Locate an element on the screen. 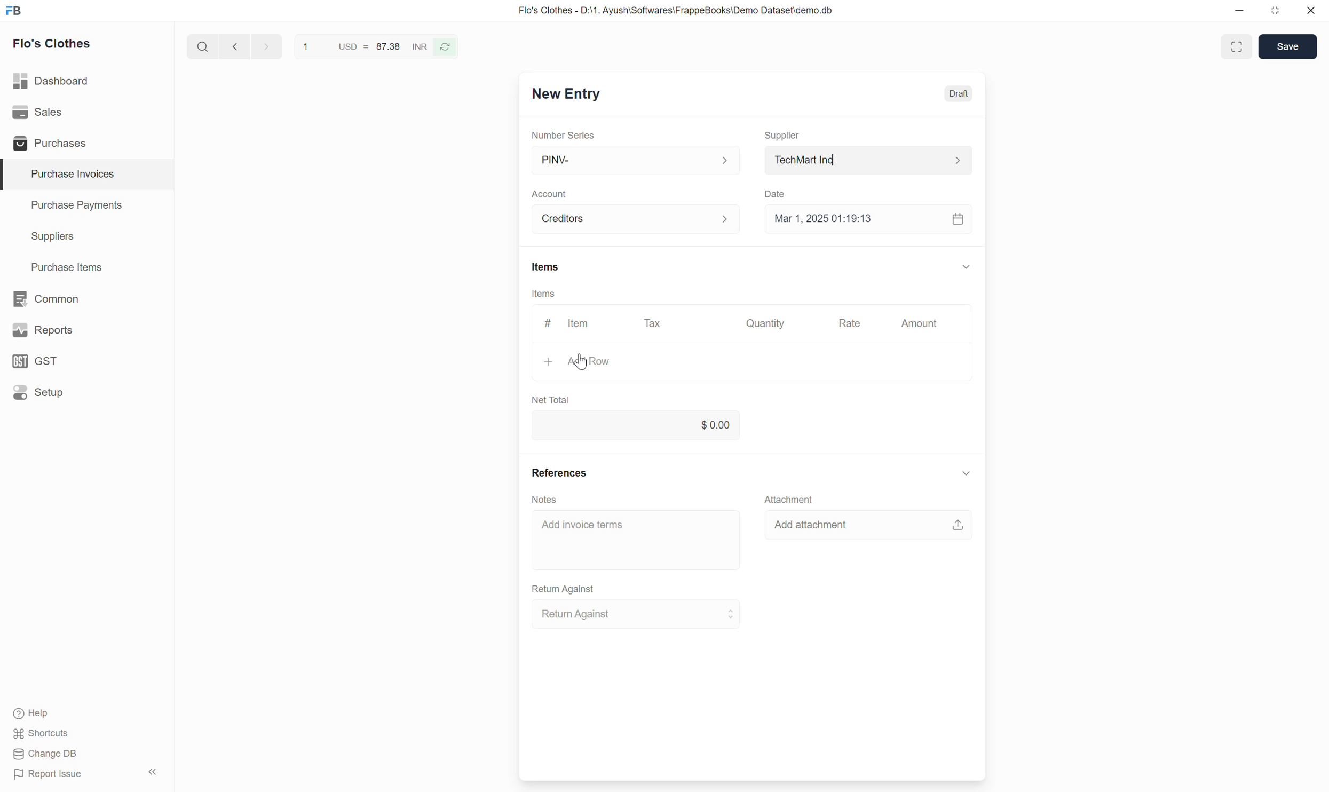  Common is located at coordinates (48, 298).